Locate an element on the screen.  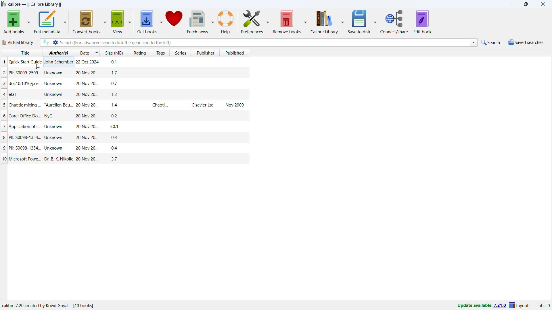
active jobs is located at coordinates (543, 306).